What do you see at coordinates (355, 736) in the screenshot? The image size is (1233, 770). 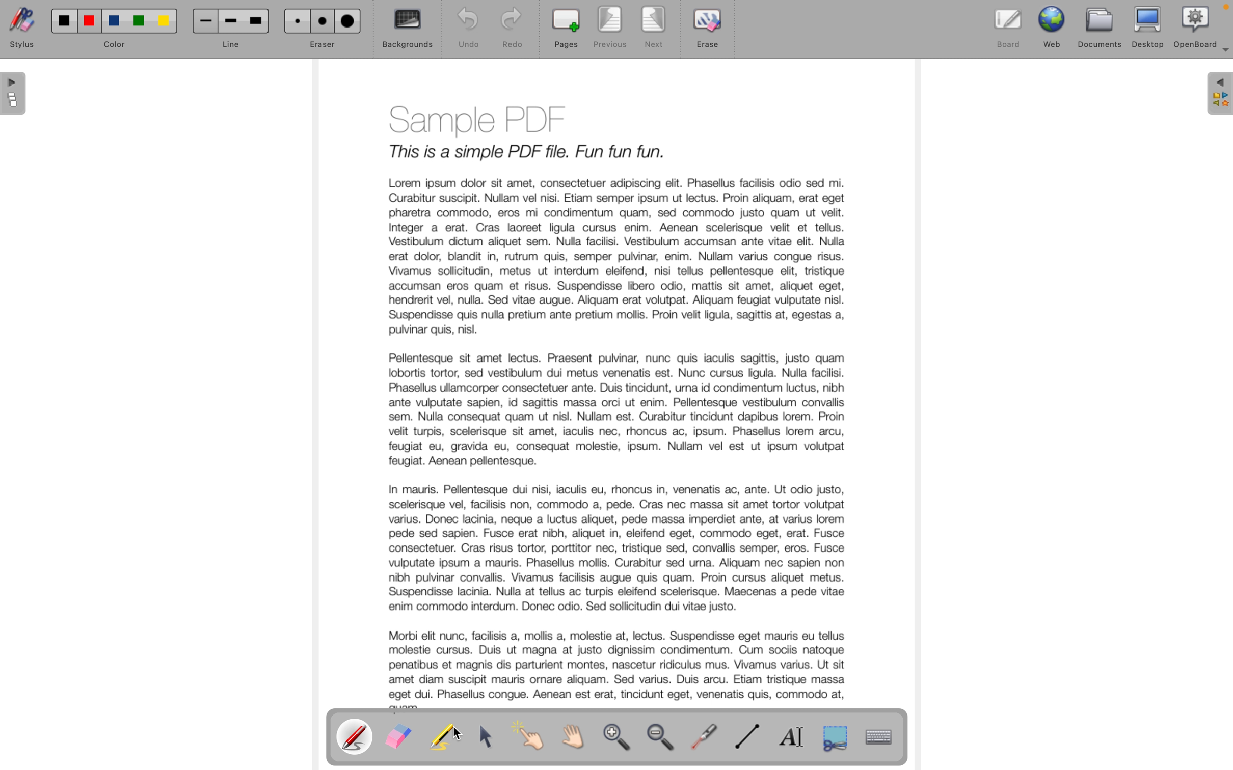 I see `pen` at bounding box center [355, 736].